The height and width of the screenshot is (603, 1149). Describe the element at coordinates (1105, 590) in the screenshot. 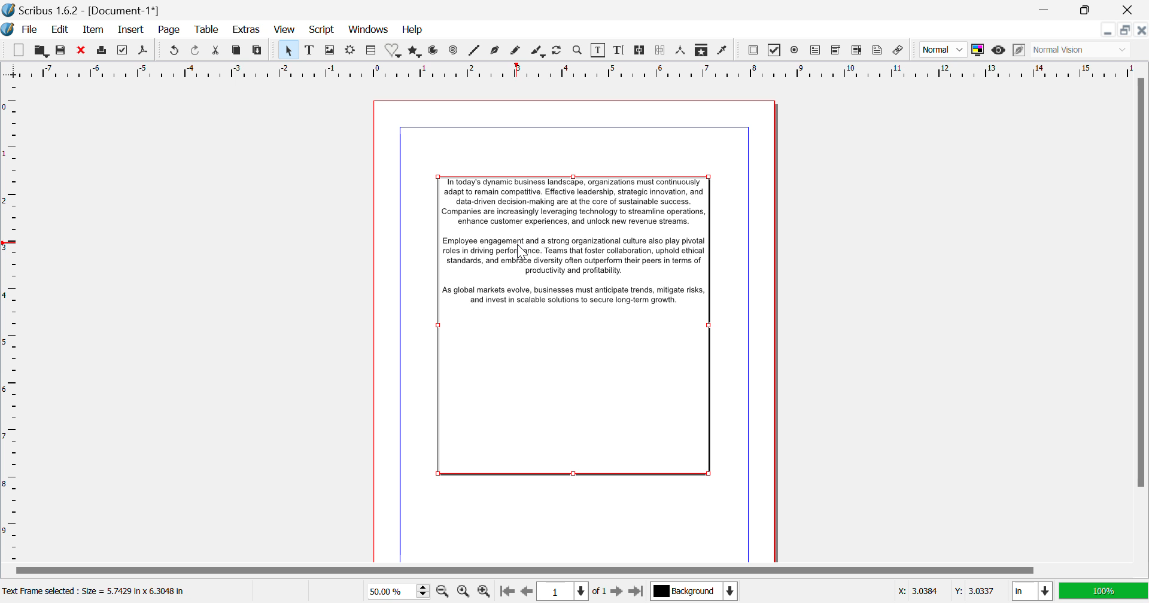

I see `Display Appearance` at that location.